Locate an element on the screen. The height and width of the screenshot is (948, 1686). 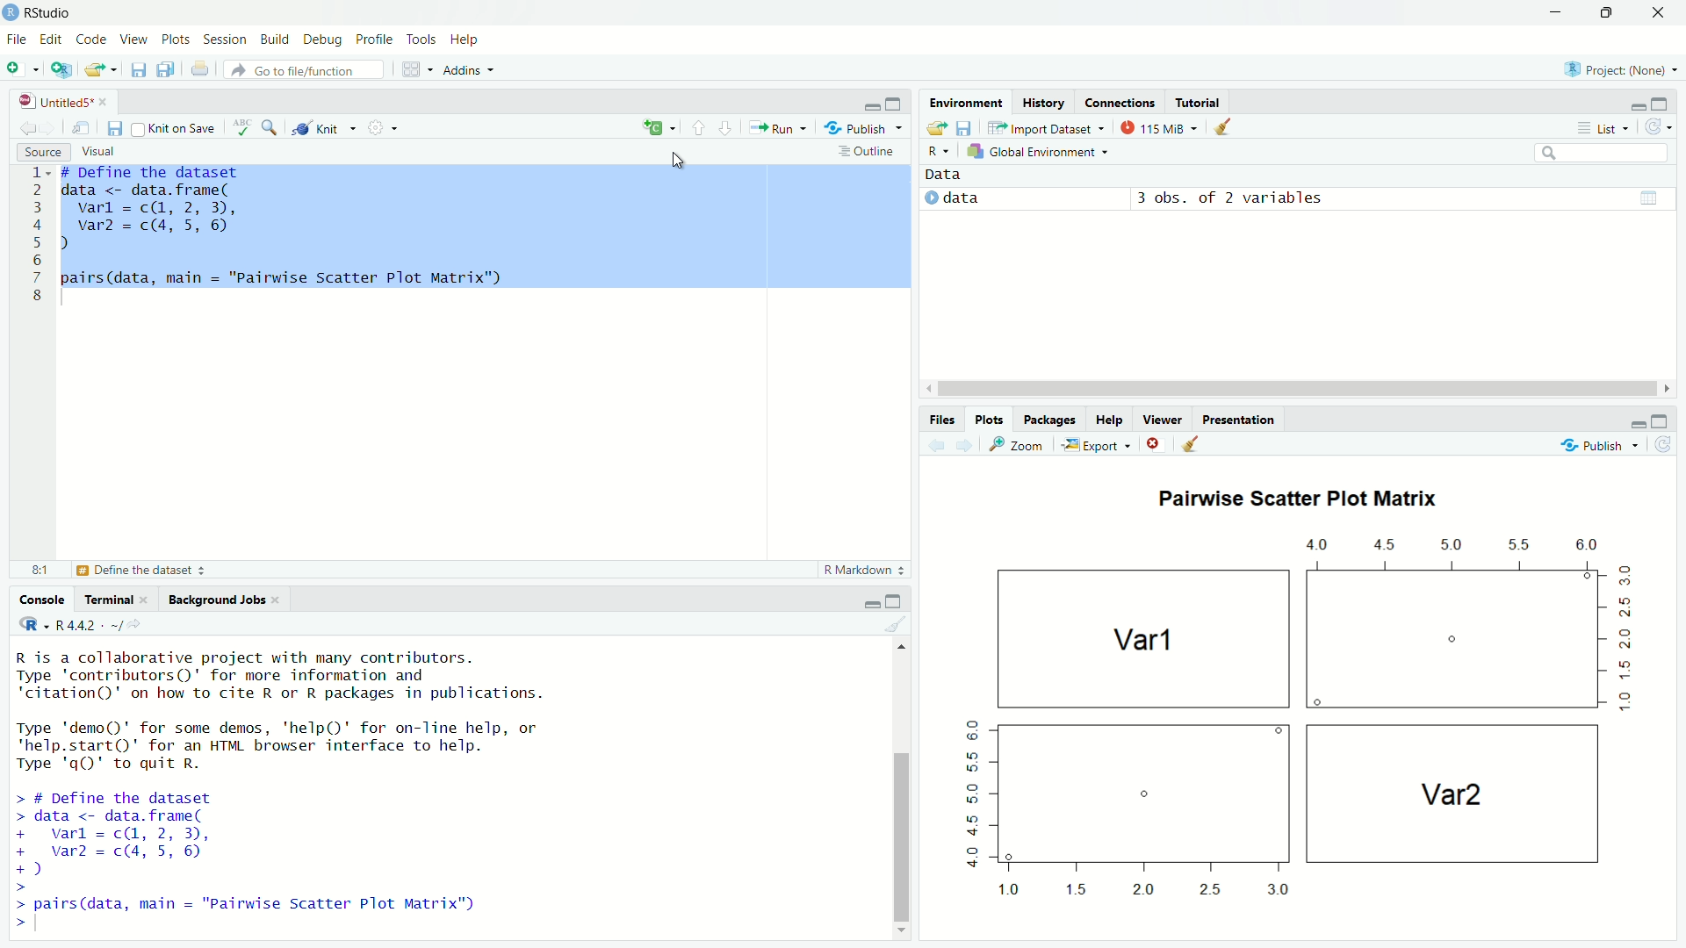
Addins is located at coordinates (472, 68).